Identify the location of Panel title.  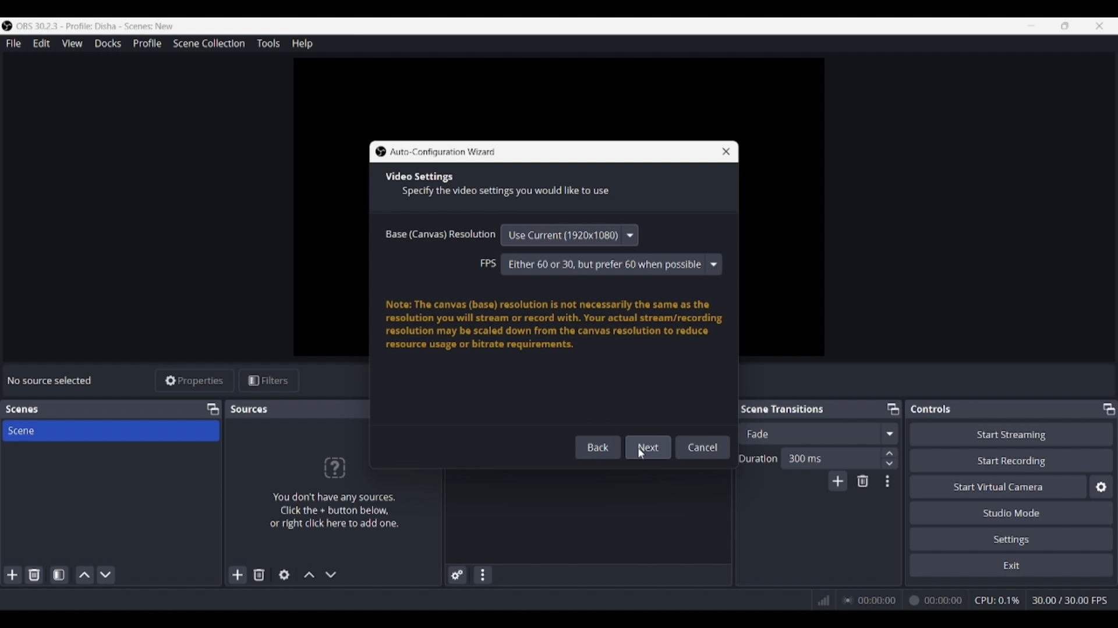
(931, 409).